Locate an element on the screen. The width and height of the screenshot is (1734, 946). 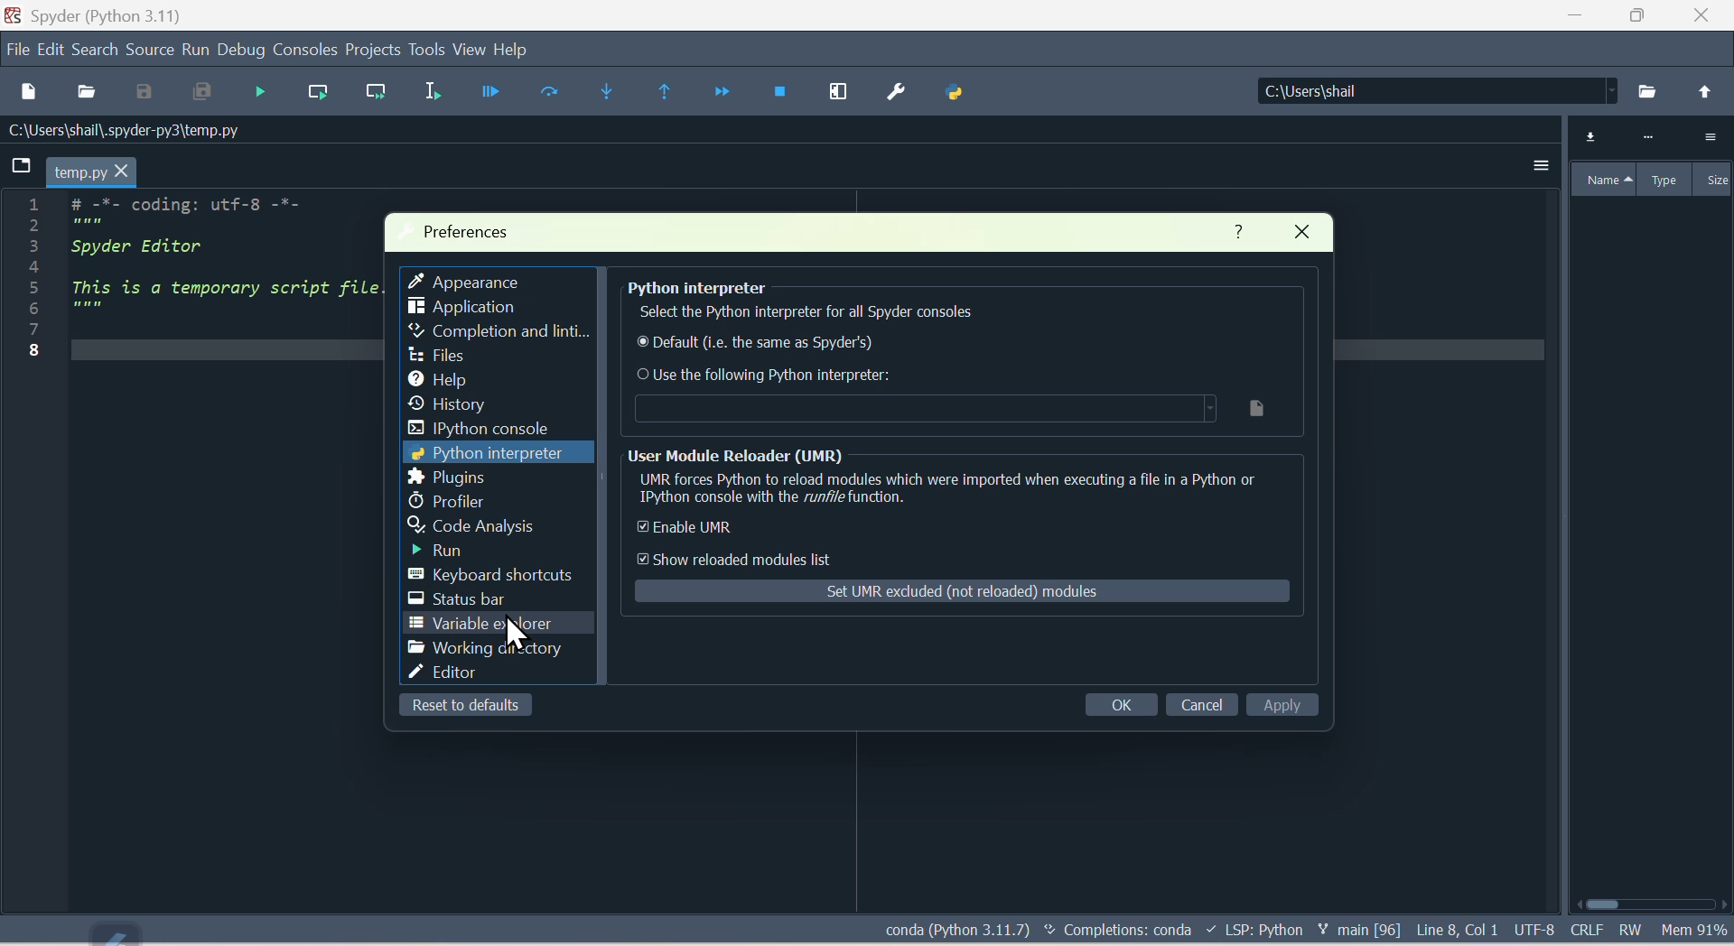
 is located at coordinates (490, 93).